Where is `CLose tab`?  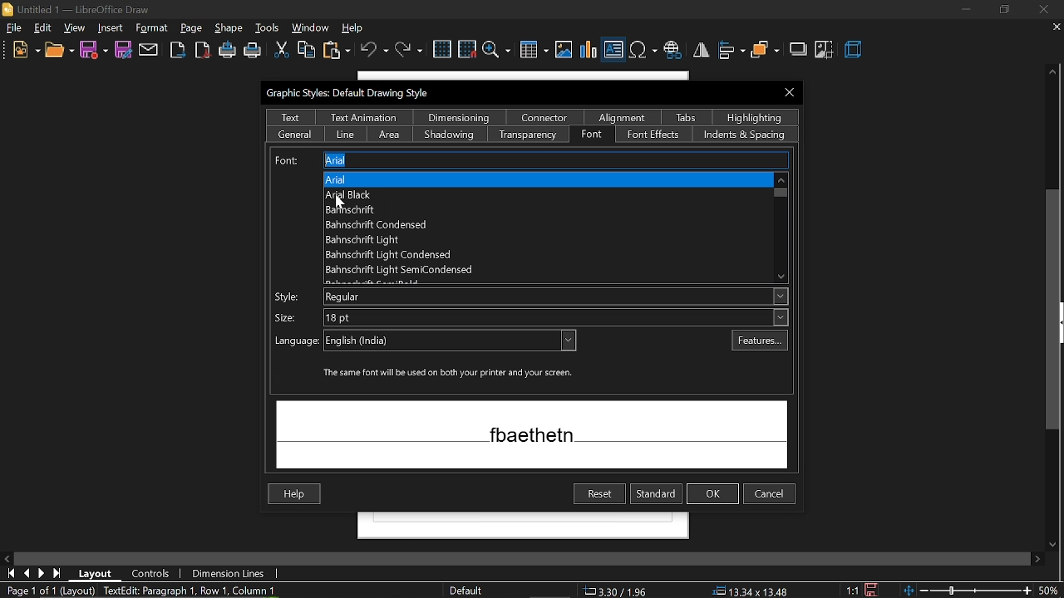 CLose tab is located at coordinates (1056, 27).